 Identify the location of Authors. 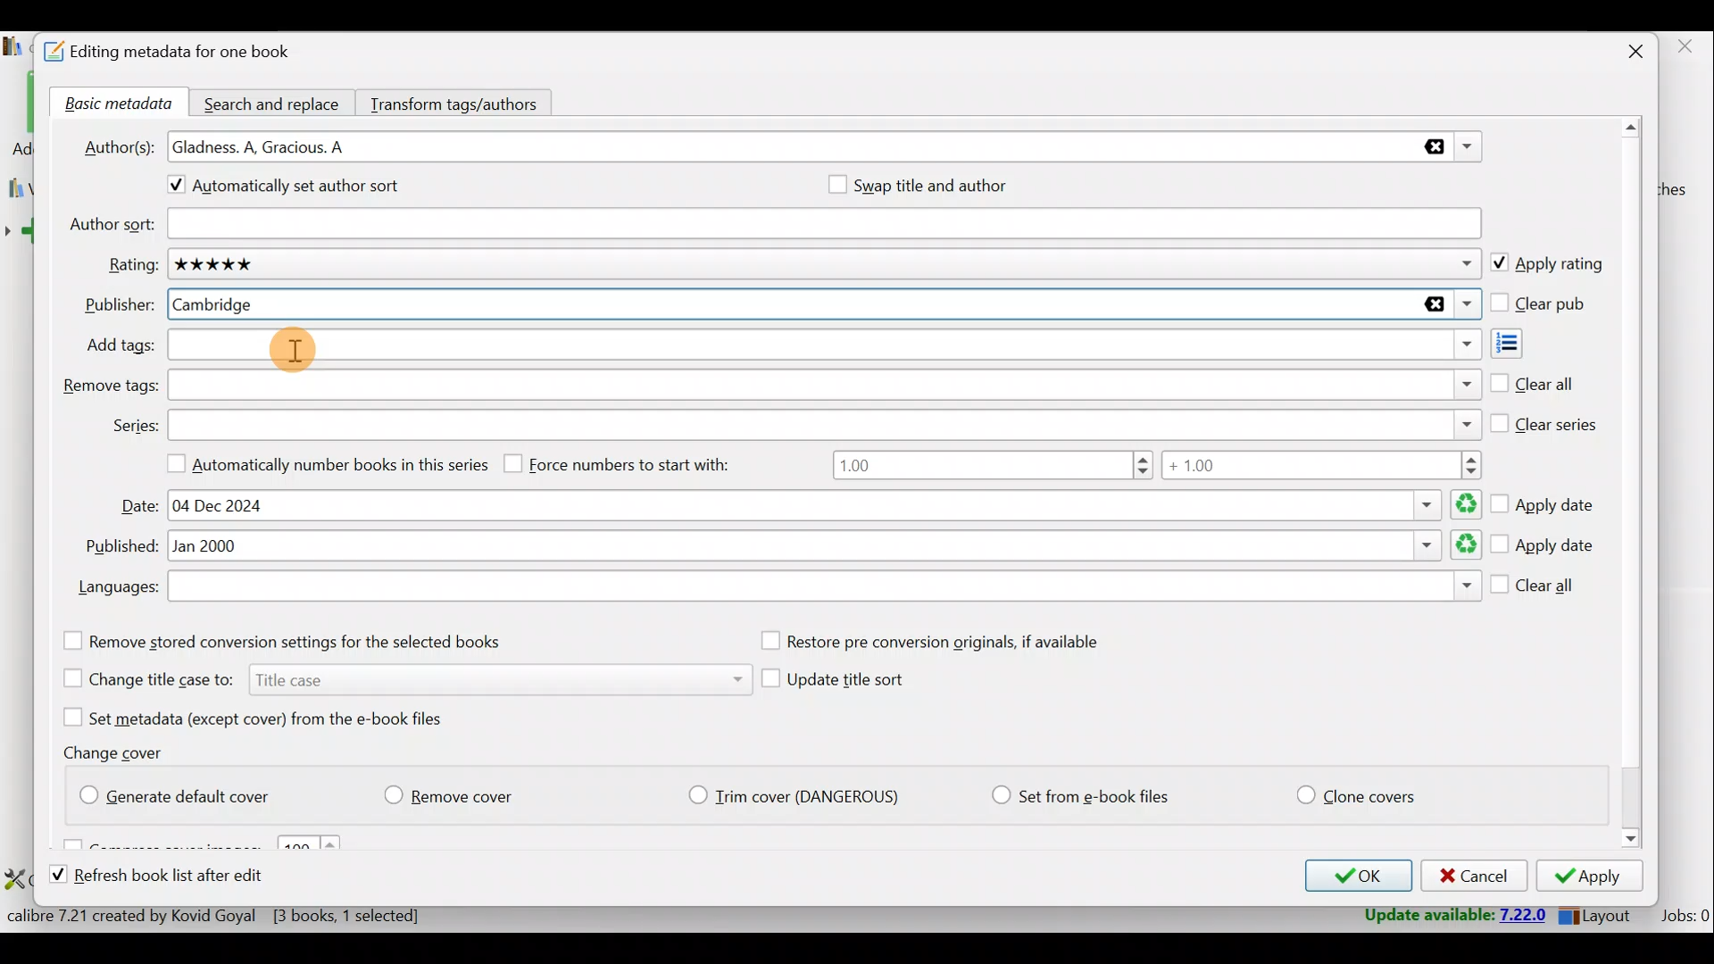
(827, 148).